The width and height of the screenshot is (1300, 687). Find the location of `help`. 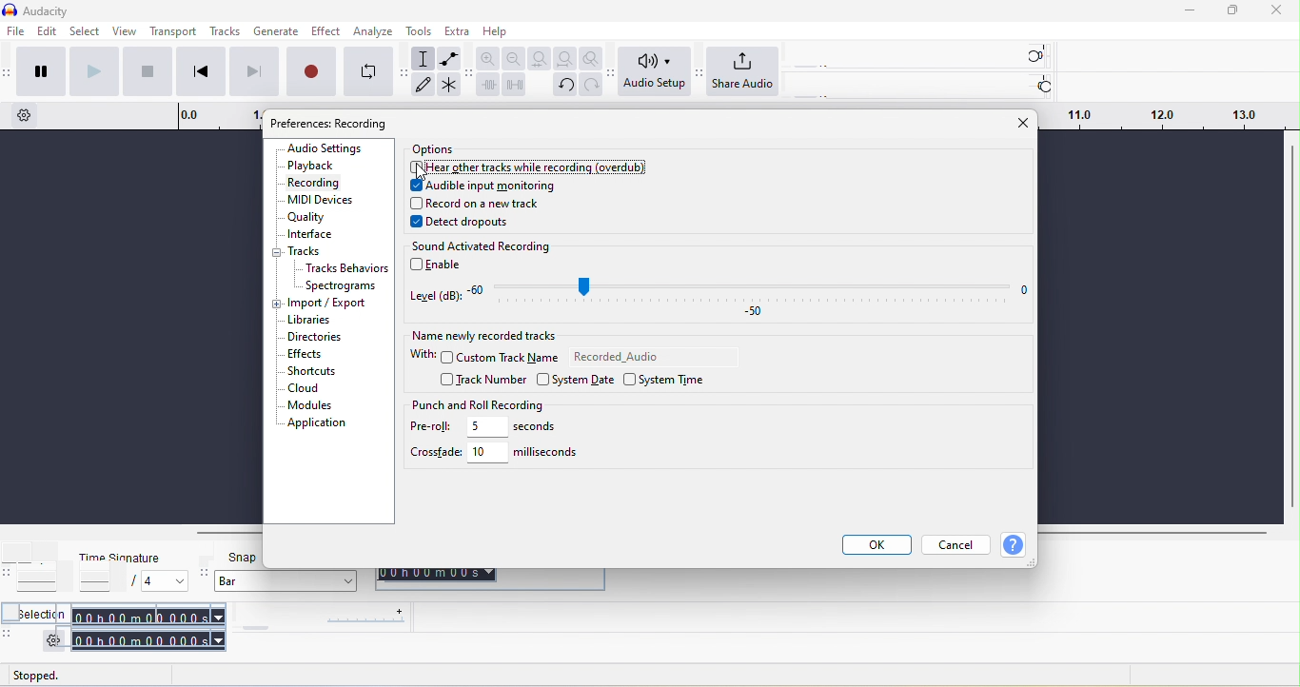

help is located at coordinates (1012, 544).